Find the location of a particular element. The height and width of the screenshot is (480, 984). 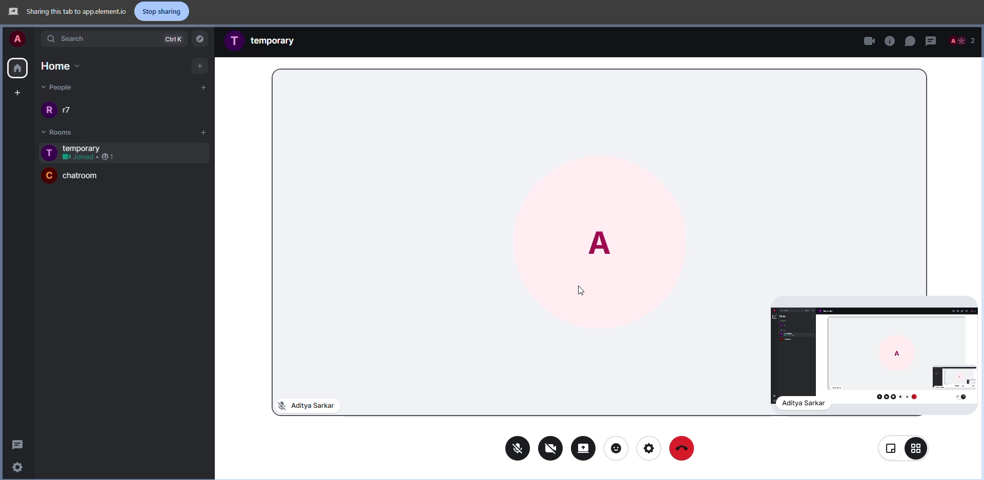

voice call is located at coordinates (890, 41).